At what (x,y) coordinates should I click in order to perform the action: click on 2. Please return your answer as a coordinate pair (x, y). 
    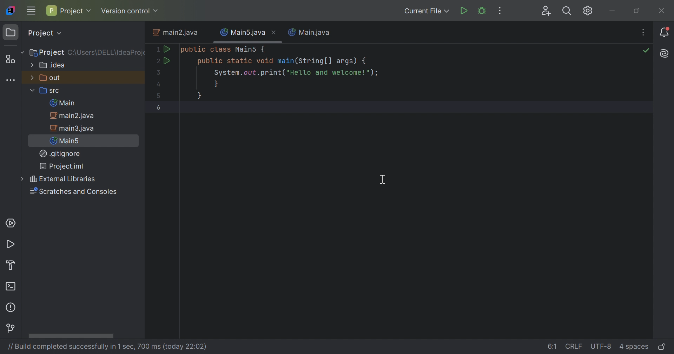
    Looking at the image, I should click on (156, 61).